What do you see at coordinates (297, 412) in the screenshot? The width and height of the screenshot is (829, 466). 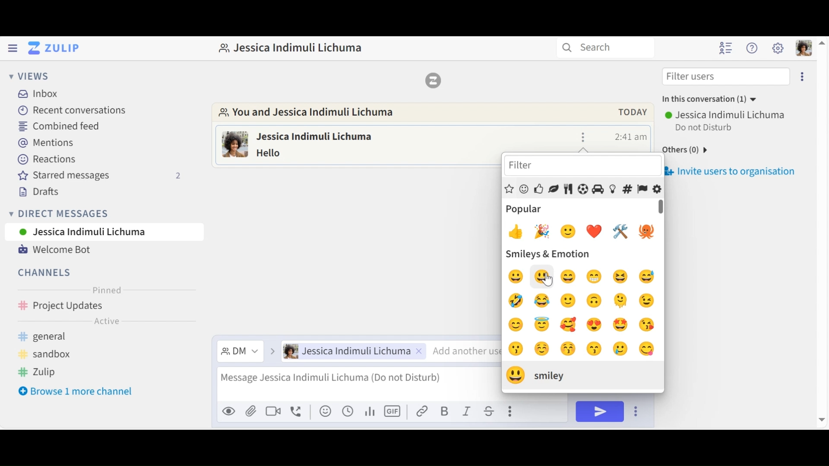 I see `Add voice call` at bounding box center [297, 412].